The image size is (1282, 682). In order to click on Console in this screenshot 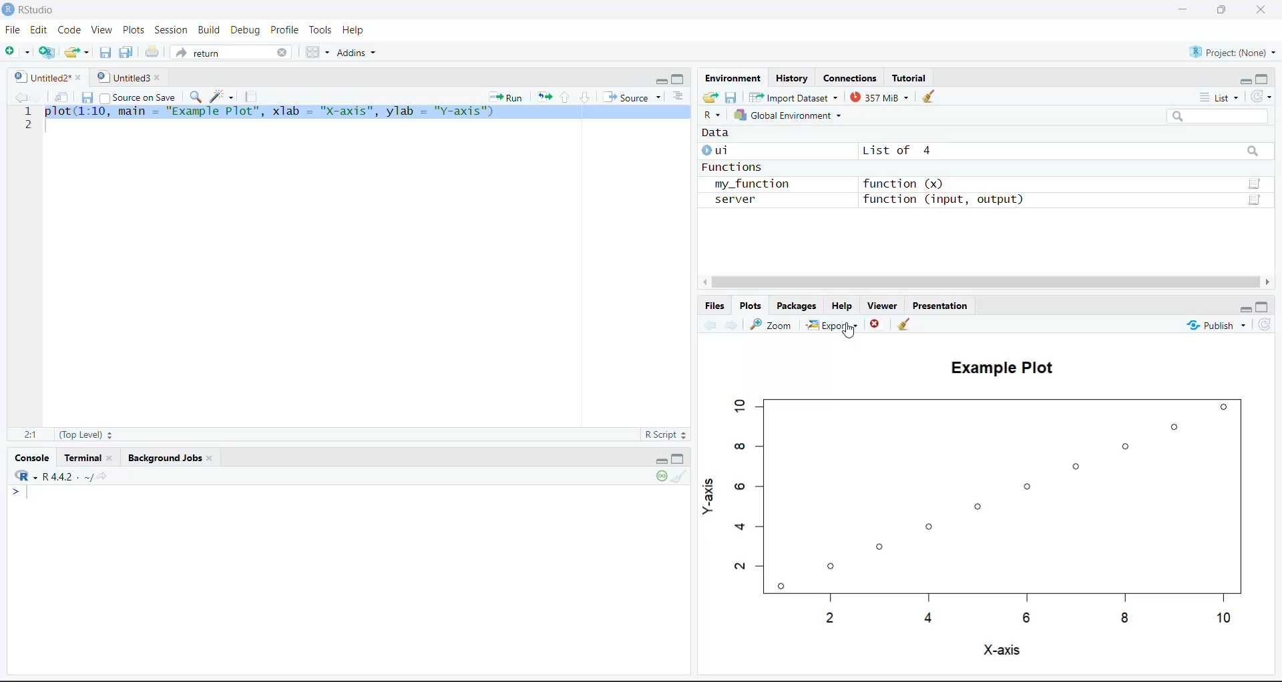, I will do `click(34, 456)`.